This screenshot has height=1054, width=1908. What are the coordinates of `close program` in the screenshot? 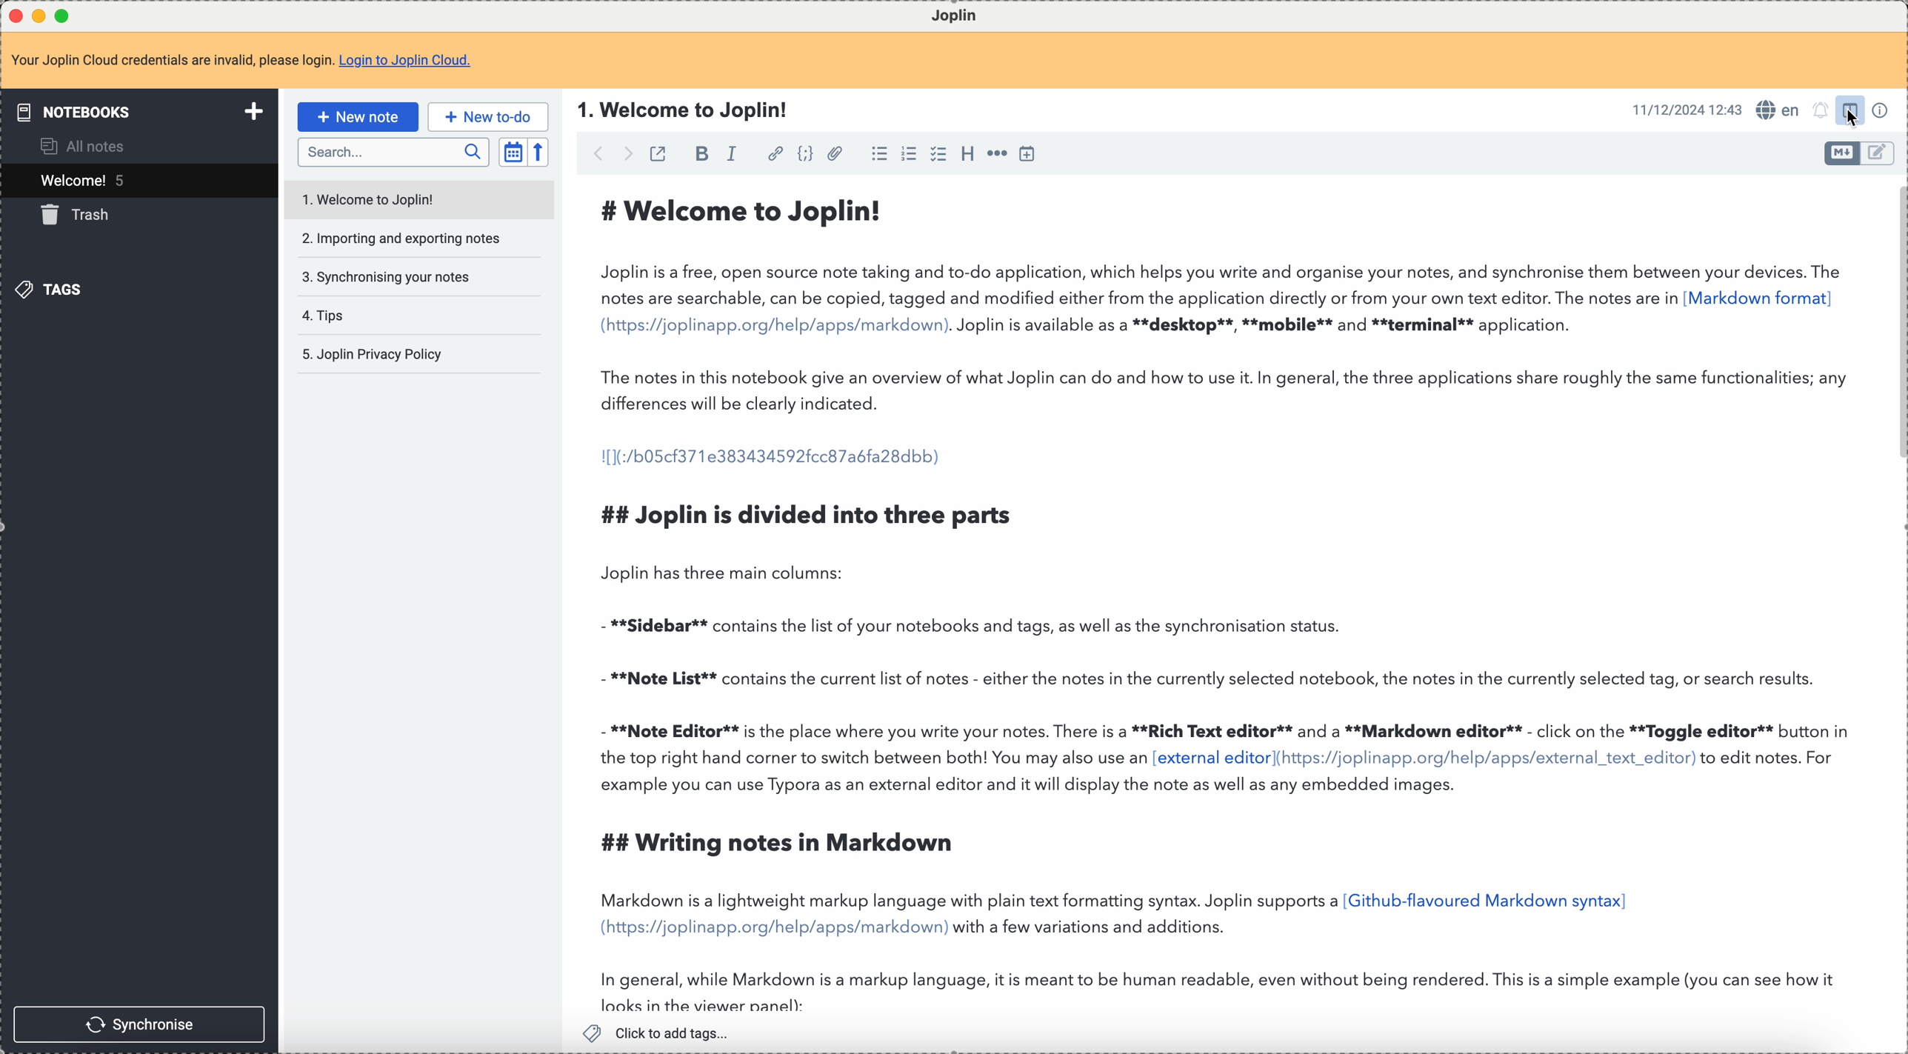 It's located at (13, 14).